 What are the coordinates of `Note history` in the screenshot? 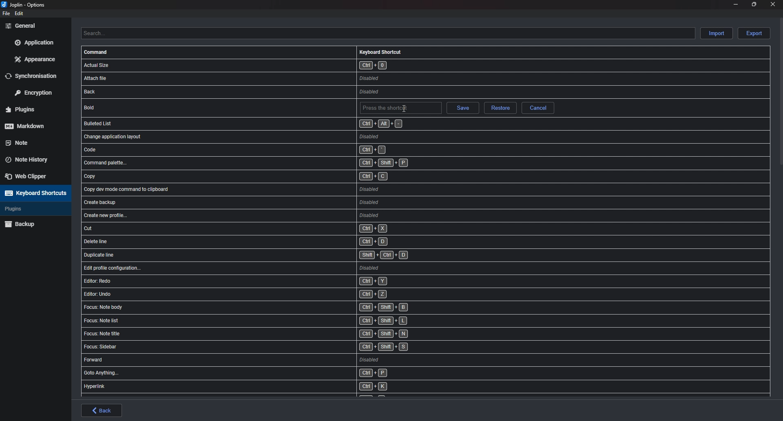 It's located at (31, 157).